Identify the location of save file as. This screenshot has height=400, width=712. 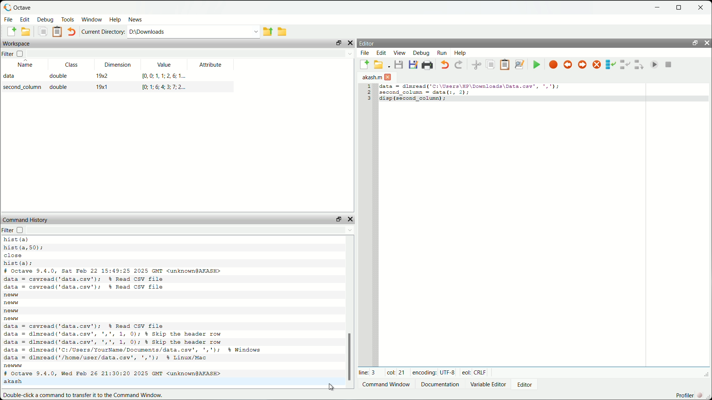
(413, 65).